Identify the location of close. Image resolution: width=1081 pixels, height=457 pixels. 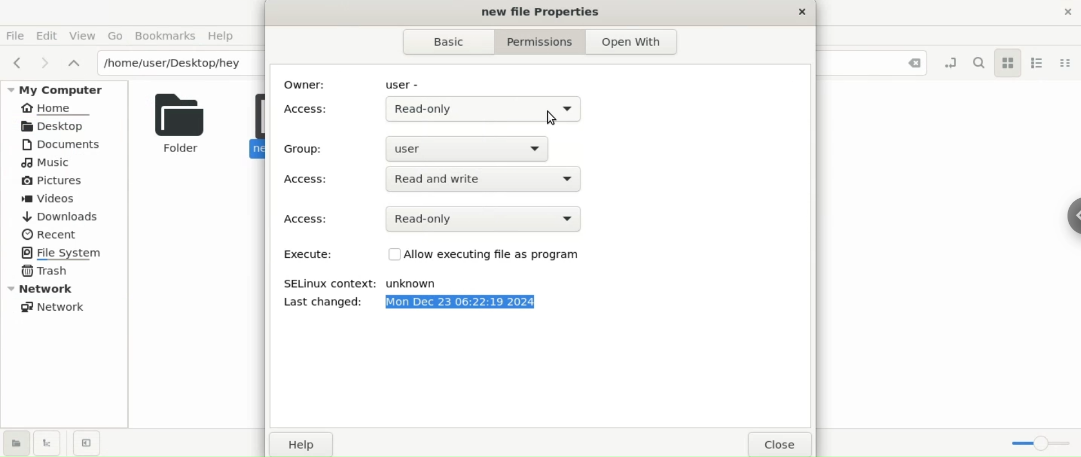
(799, 14).